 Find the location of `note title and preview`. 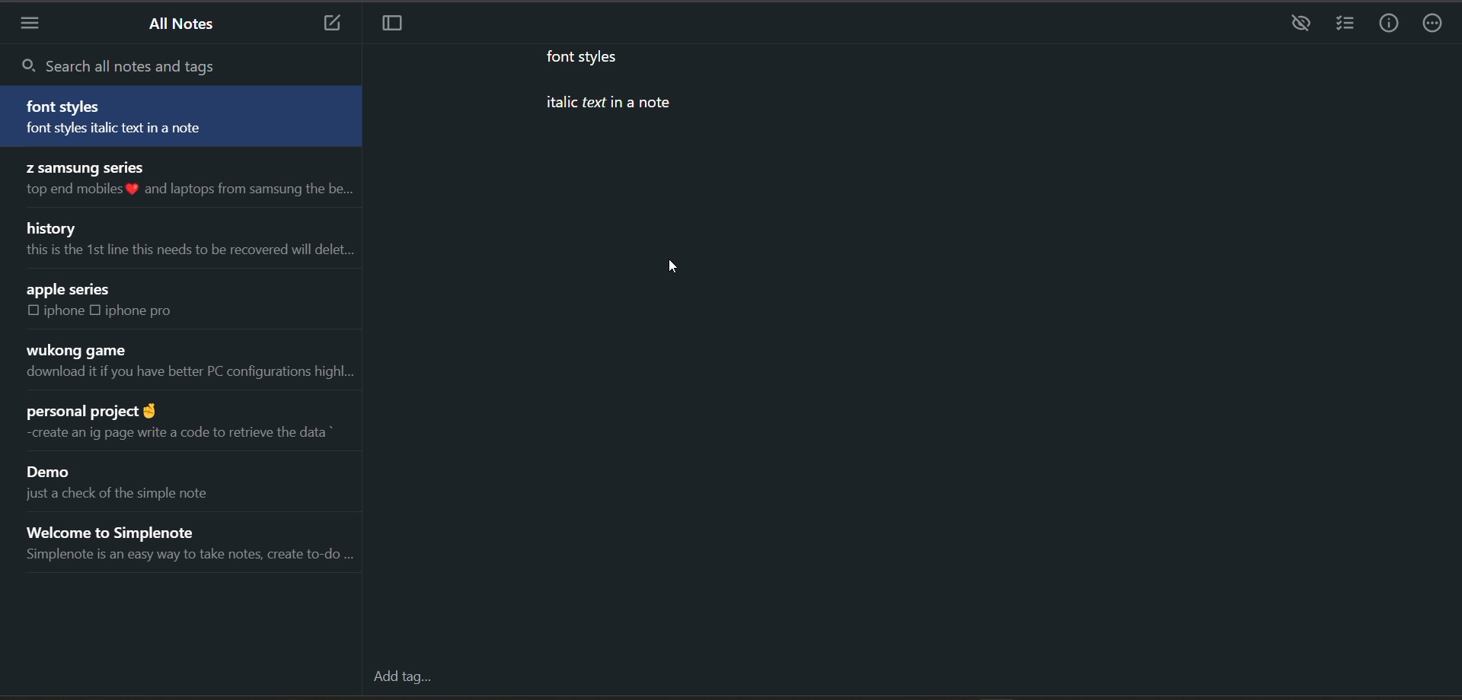

note title and preview is located at coordinates (184, 426).